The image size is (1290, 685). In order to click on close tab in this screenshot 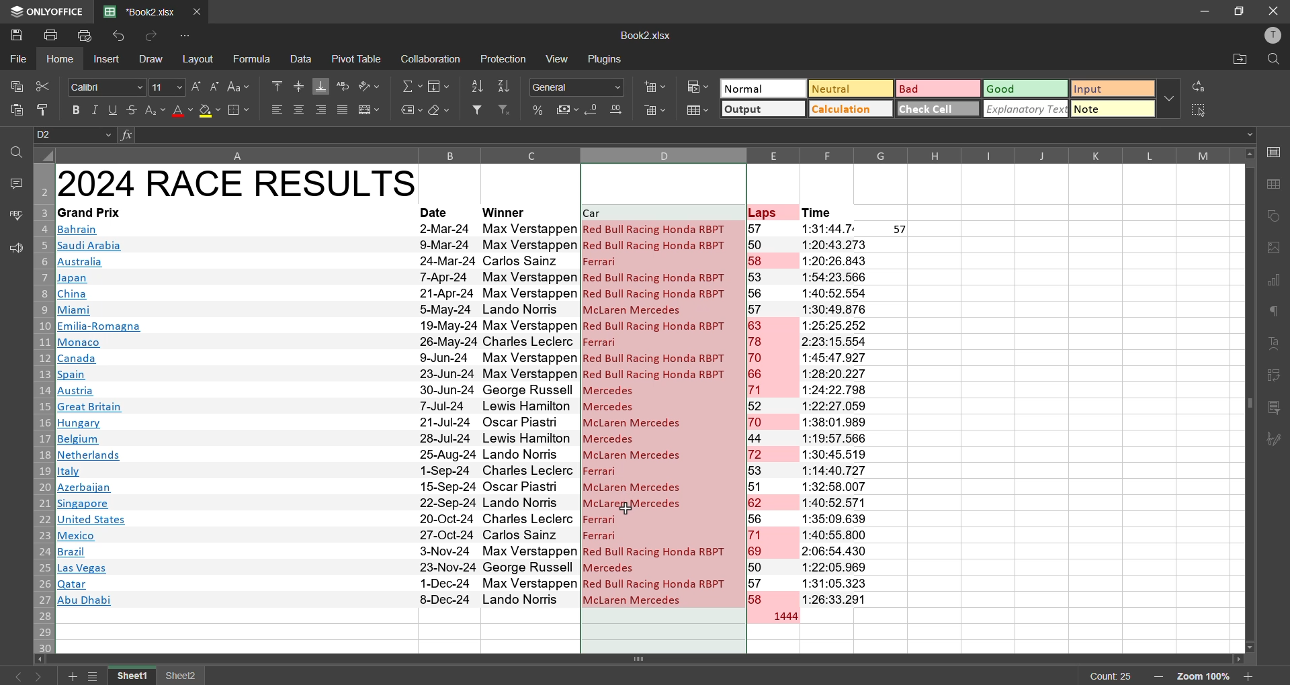, I will do `click(200, 10)`.